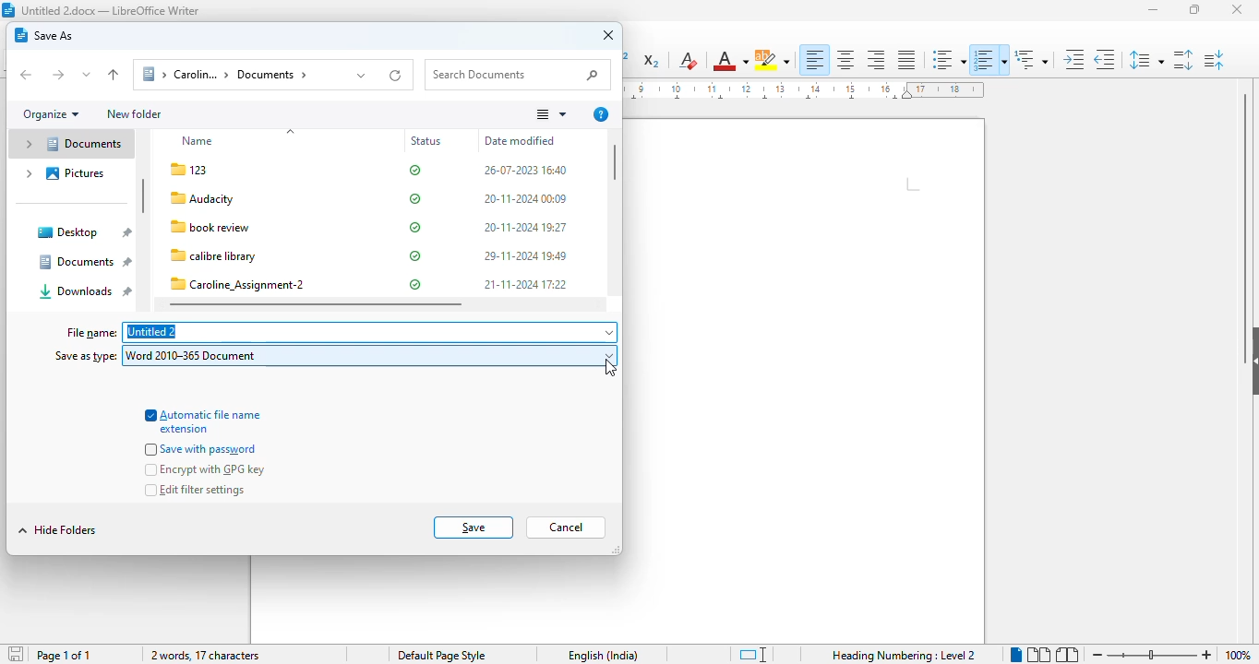  I want to click on show, so click(1251, 357).